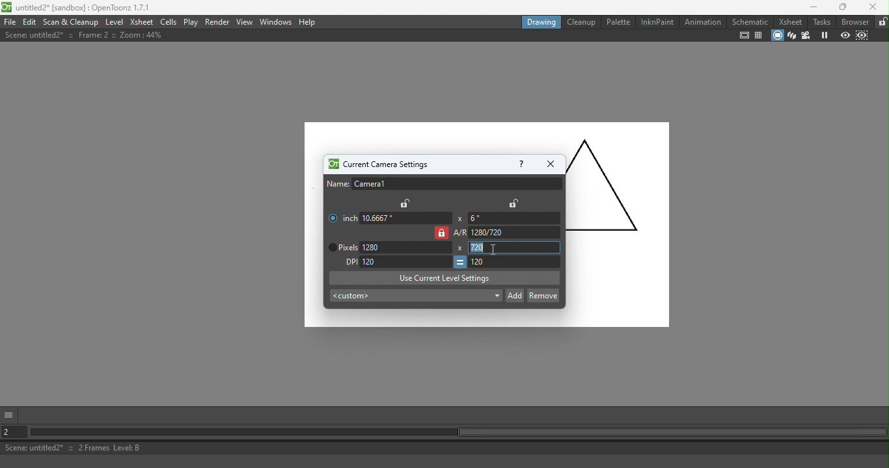 This screenshot has width=889, height=468. Describe the element at coordinates (84, 35) in the screenshot. I see `Scene: untitled2* : Frame: 2 i: Zoom: 44%` at that location.